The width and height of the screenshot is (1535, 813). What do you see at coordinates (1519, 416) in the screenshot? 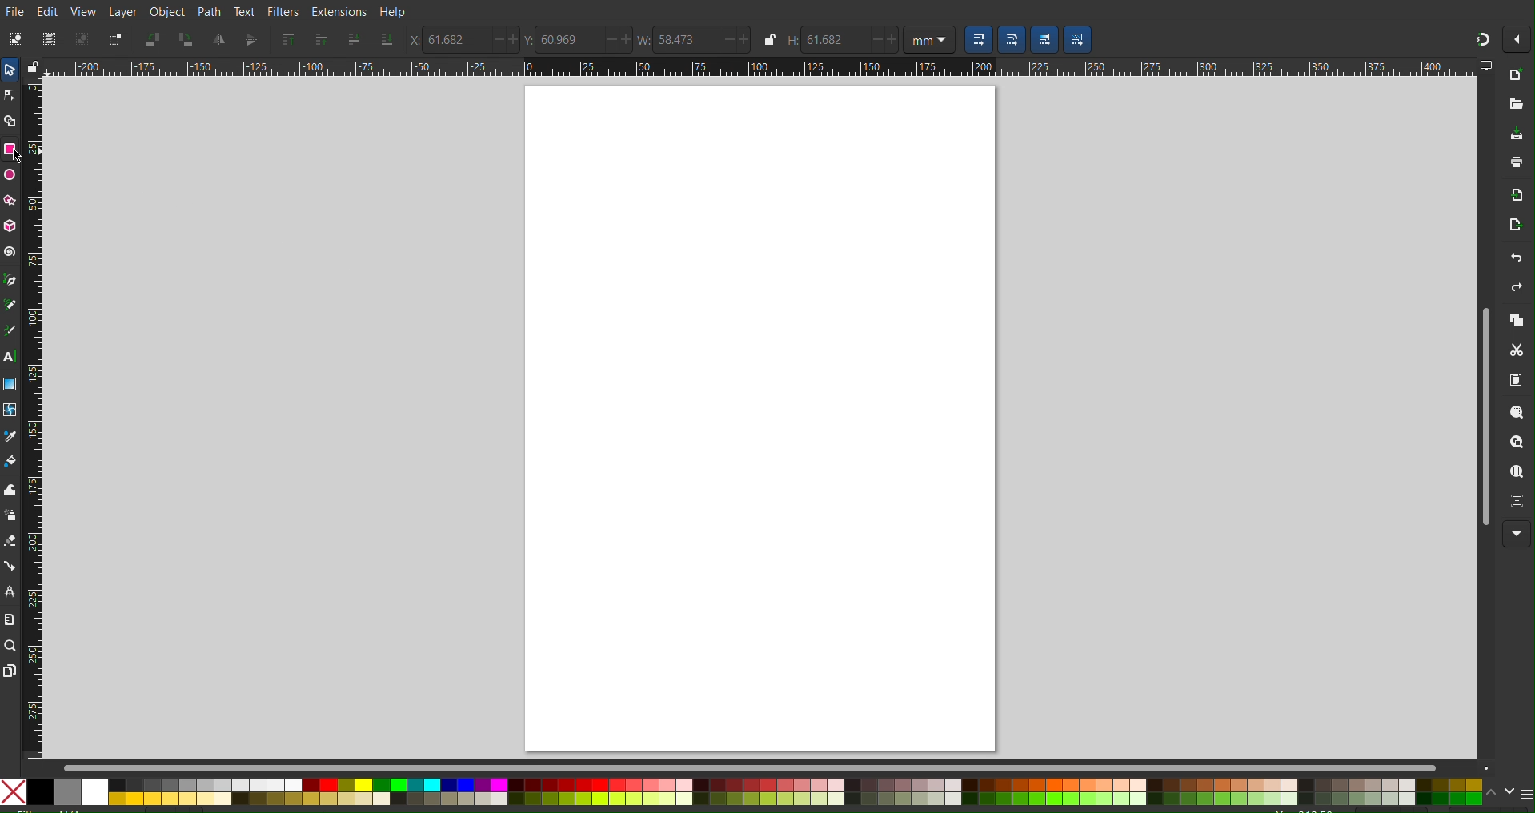
I see `Zoom Selection` at bounding box center [1519, 416].